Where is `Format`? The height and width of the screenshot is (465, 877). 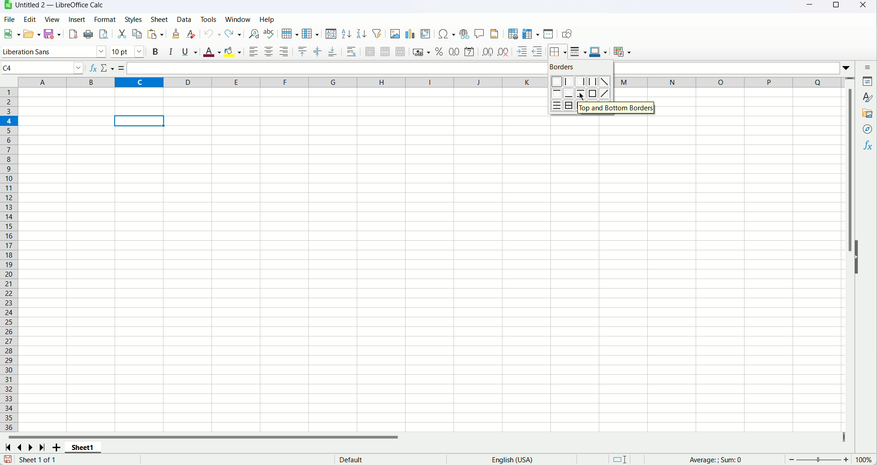
Format is located at coordinates (104, 19).